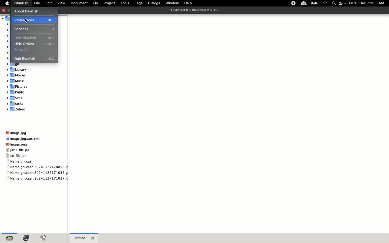  What do you see at coordinates (108, 4) in the screenshot?
I see `project` at bounding box center [108, 4].